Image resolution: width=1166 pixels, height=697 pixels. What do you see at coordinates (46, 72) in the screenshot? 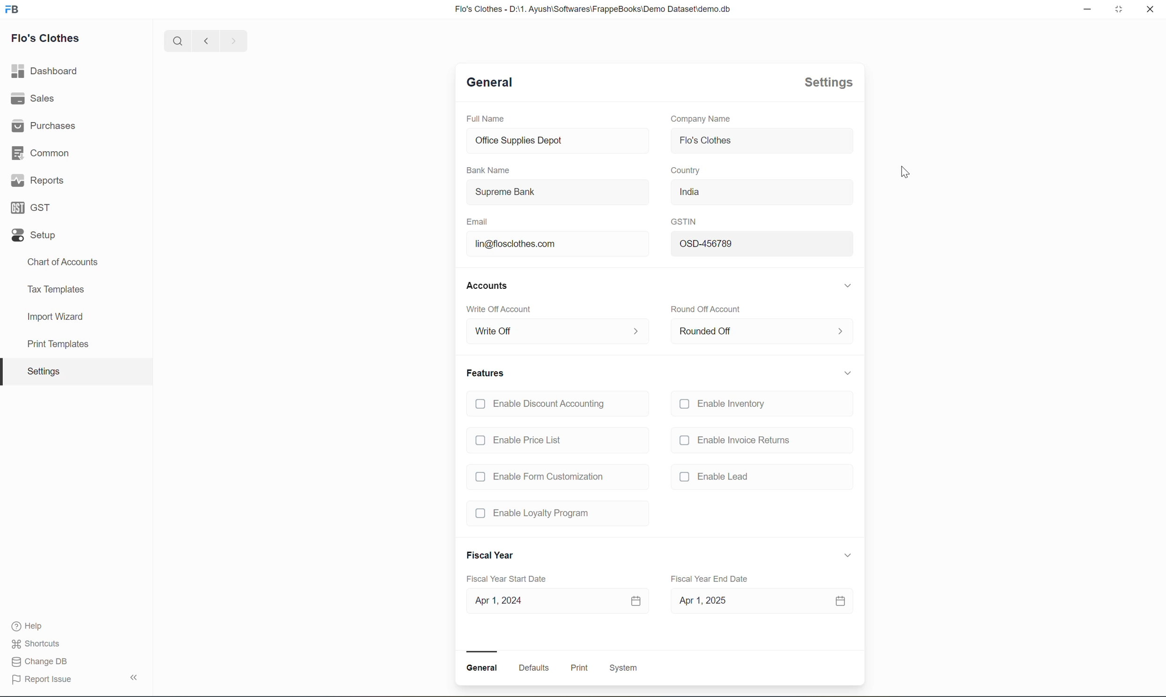
I see `Dashboard` at bounding box center [46, 72].